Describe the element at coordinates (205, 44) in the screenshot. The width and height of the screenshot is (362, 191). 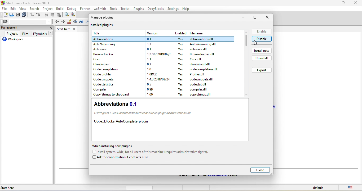
I see `file` at that location.